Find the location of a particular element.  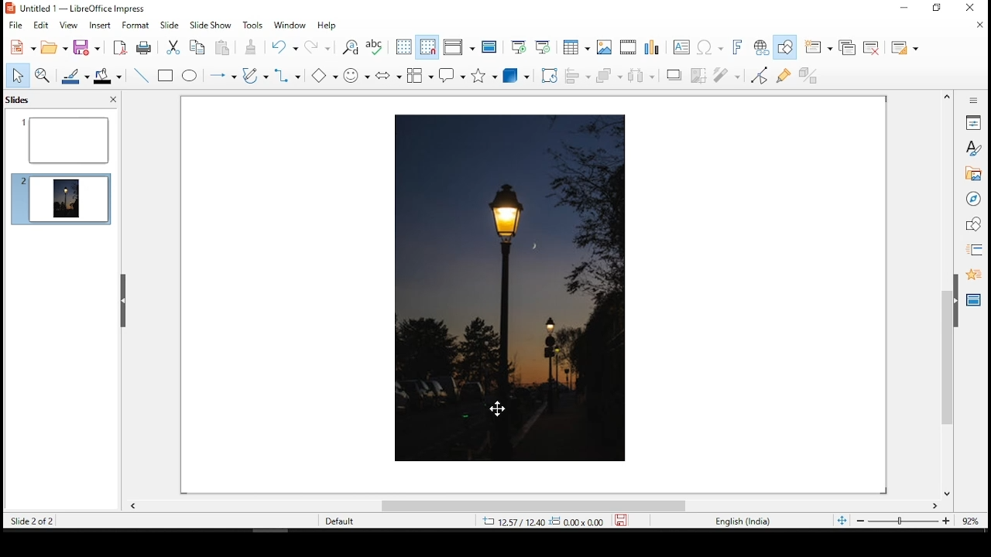

scroll bar is located at coordinates (531, 508).